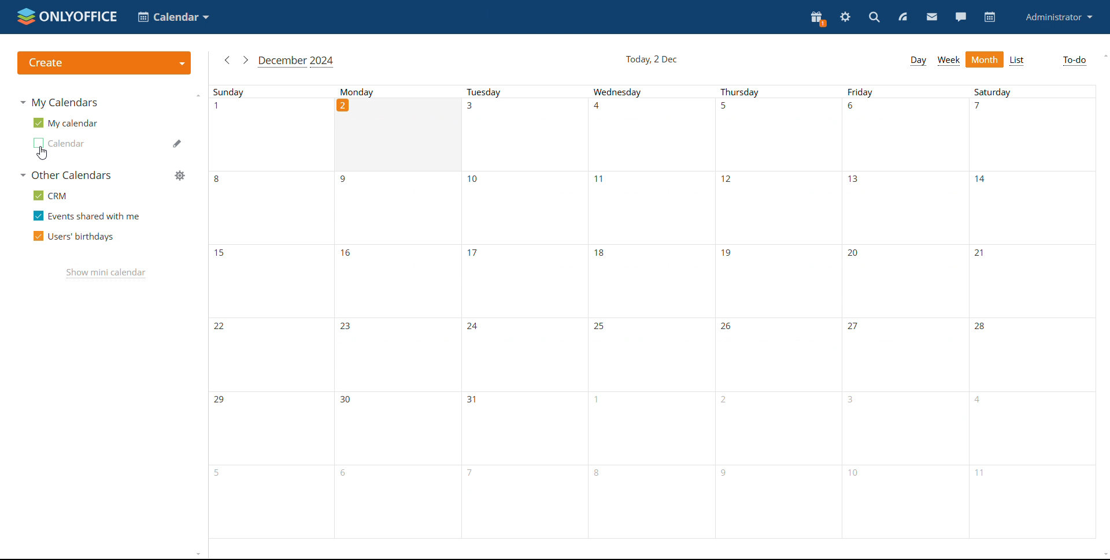 The image size is (1110, 560). What do you see at coordinates (651, 427) in the screenshot?
I see `1` at bounding box center [651, 427].